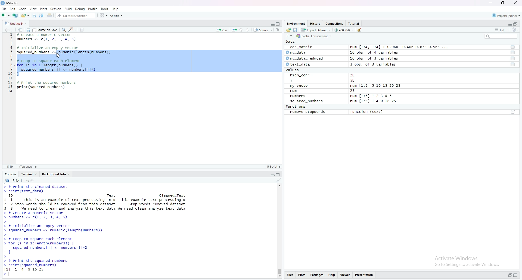 The width and height of the screenshot is (522, 280). I want to click on # Create a number vector numbers <- c(1, 2, 3, 4,5), so click(48, 37).